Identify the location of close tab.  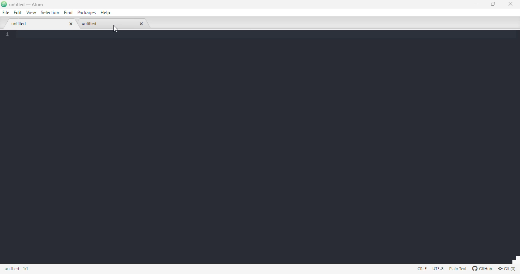
(71, 24).